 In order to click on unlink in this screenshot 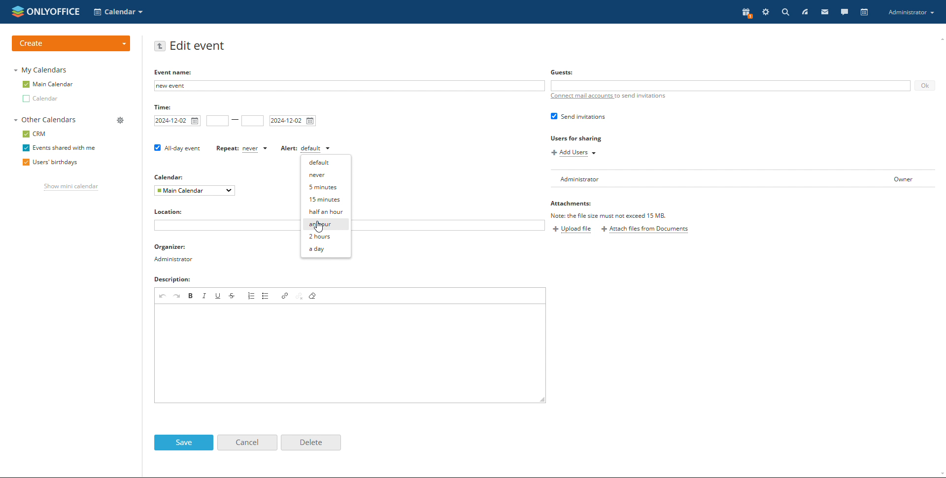, I will do `click(299, 296)`.